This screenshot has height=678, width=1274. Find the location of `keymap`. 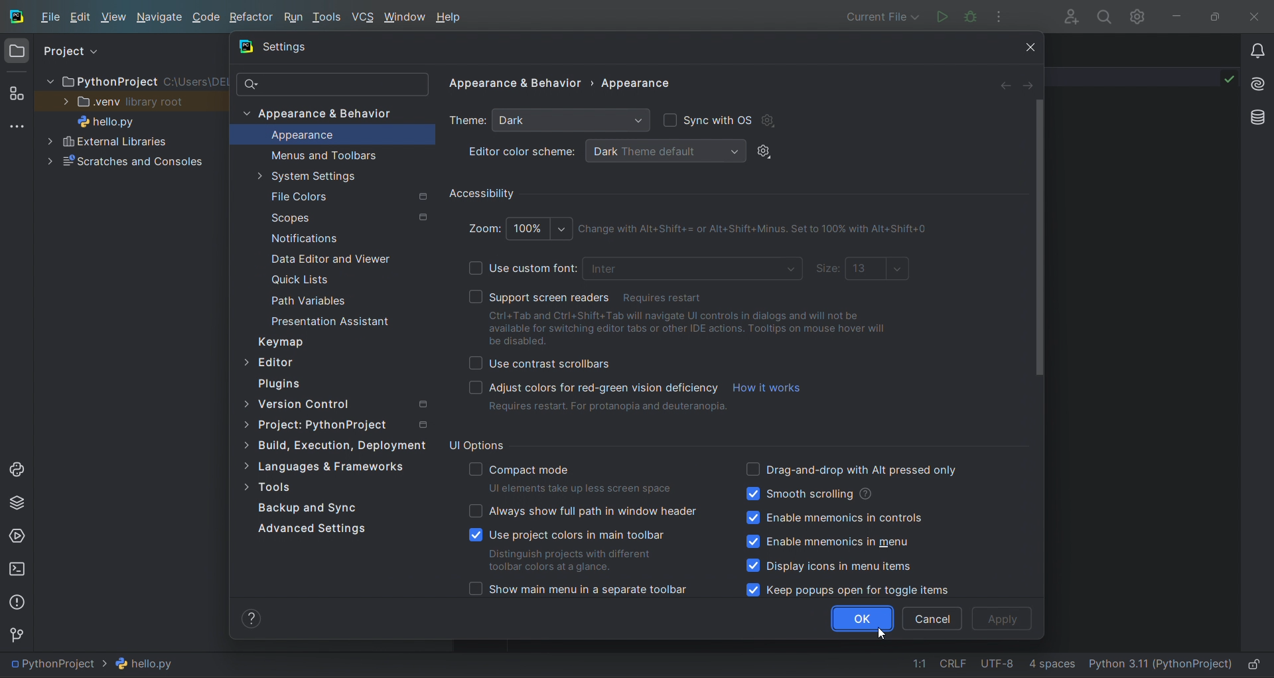

keymap is located at coordinates (335, 342).